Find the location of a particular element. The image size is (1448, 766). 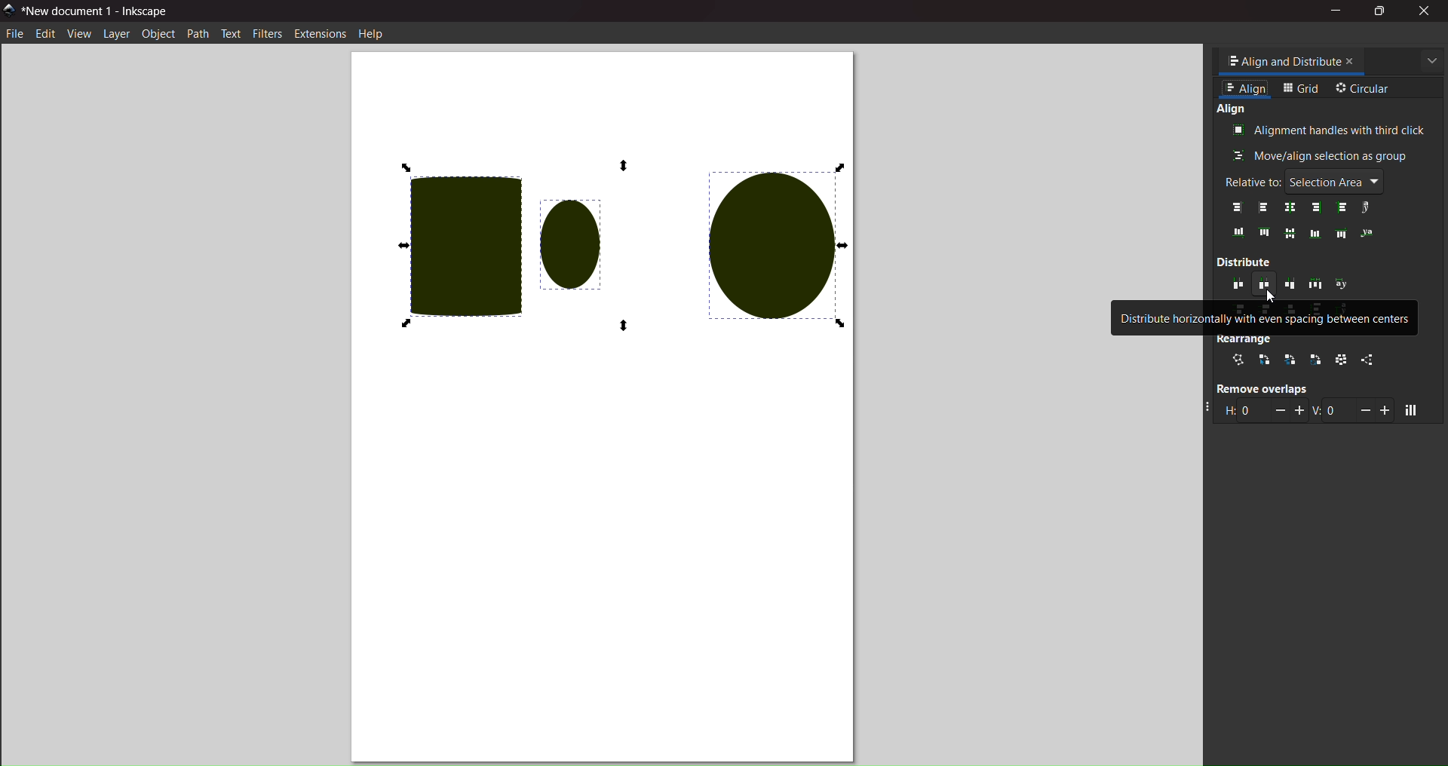

distribute horizontally with even spacing between centers is located at coordinates (1269, 316).